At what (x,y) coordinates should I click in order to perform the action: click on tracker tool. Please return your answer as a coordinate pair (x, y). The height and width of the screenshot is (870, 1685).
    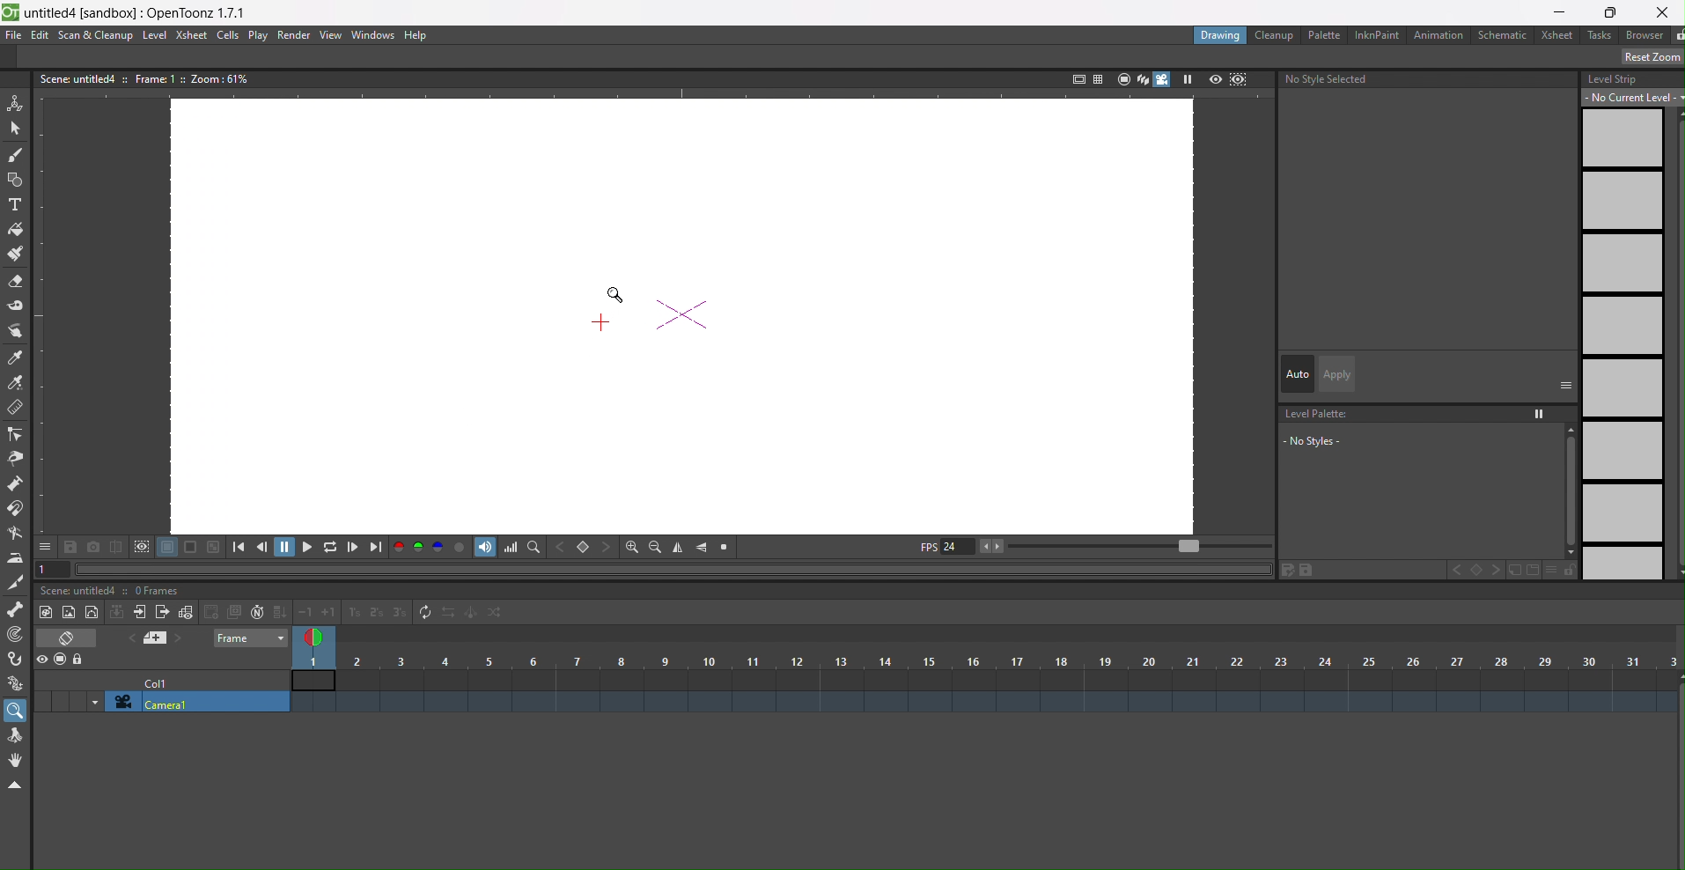
    Looking at the image, I should click on (17, 636).